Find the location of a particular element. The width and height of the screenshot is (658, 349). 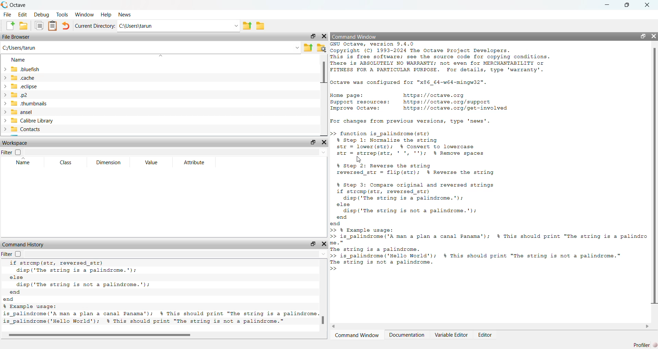

hide widget is located at coordinates (325, 244).